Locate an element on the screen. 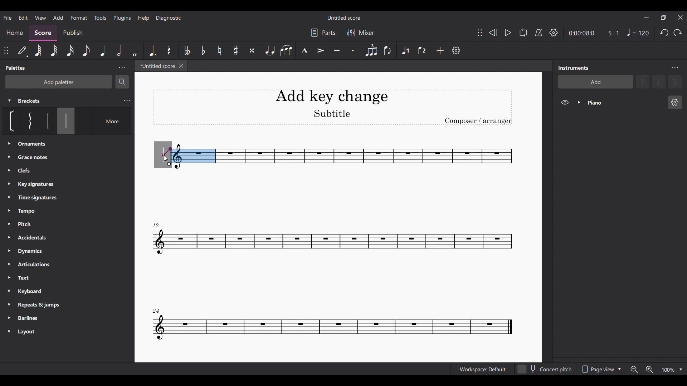  Palettes title is located at coordinates (16, 68).